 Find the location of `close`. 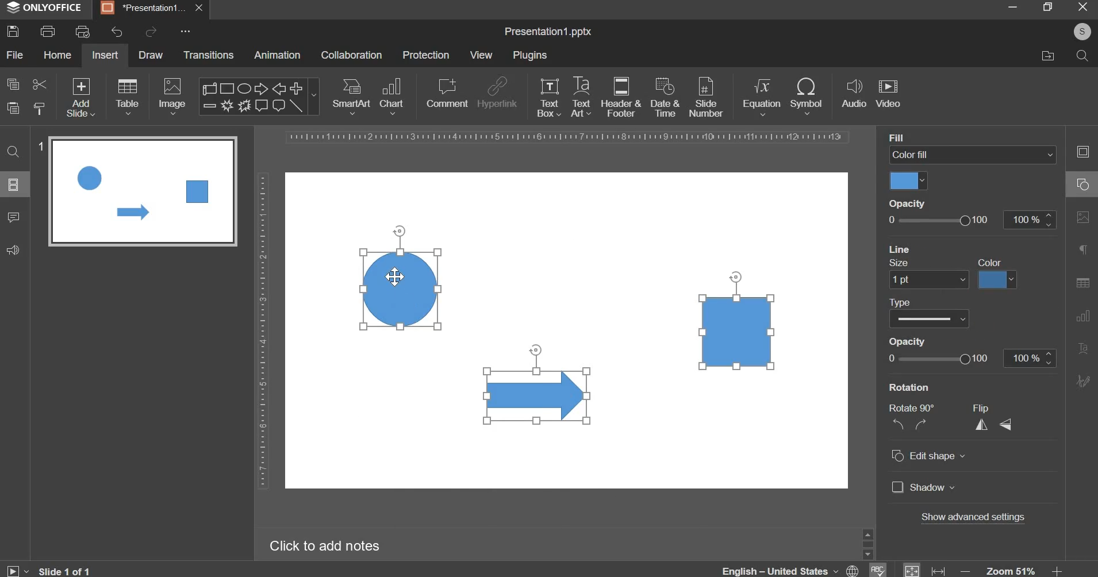

close is located at coordinates (202, 8).